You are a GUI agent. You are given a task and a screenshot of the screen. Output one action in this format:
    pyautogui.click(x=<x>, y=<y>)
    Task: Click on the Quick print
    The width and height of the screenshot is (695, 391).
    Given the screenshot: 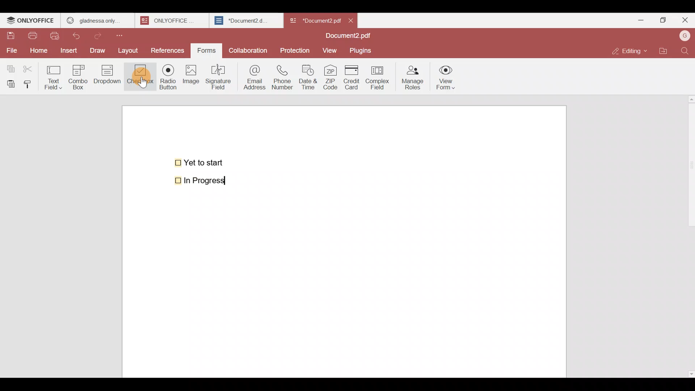 What is the action you would take?
    pyautogui.click(x=57, y=35)
    